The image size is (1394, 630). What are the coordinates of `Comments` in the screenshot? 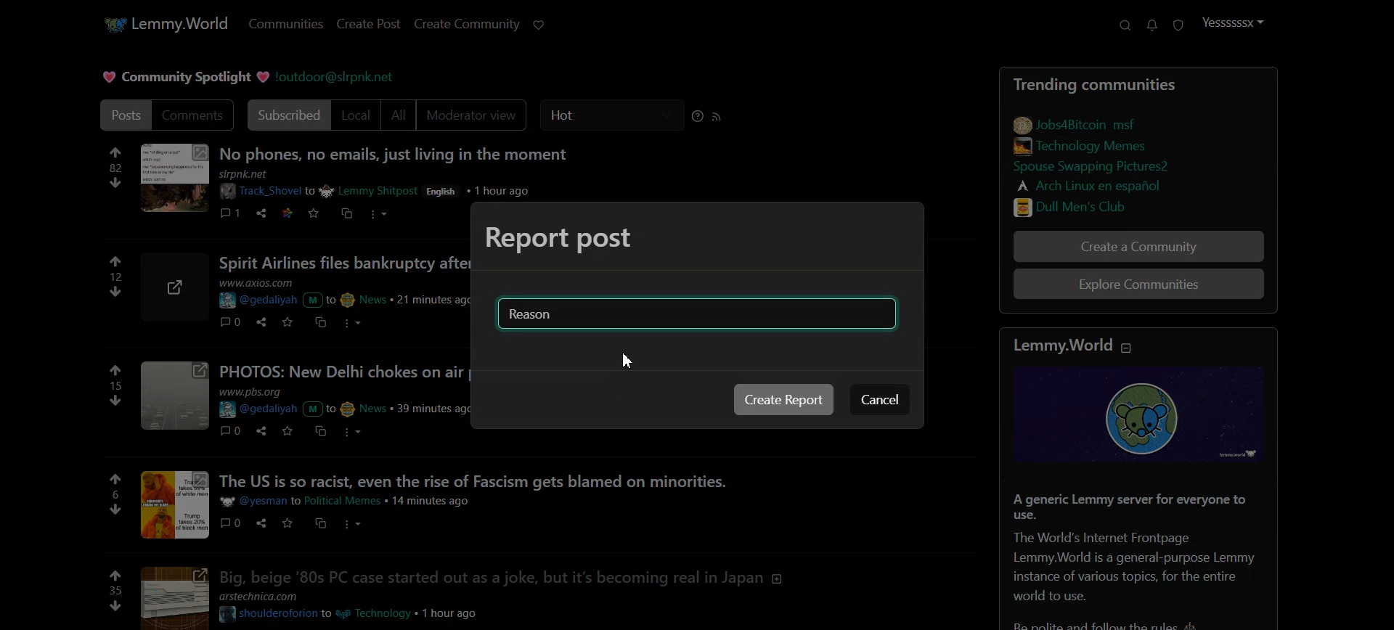 It's located at (193, 115).